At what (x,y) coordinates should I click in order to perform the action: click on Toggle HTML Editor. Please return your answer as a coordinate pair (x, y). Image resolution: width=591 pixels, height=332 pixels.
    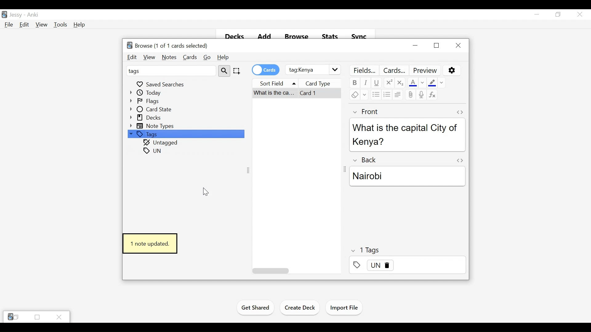
    Looking at the image, I should click on (460, 160).